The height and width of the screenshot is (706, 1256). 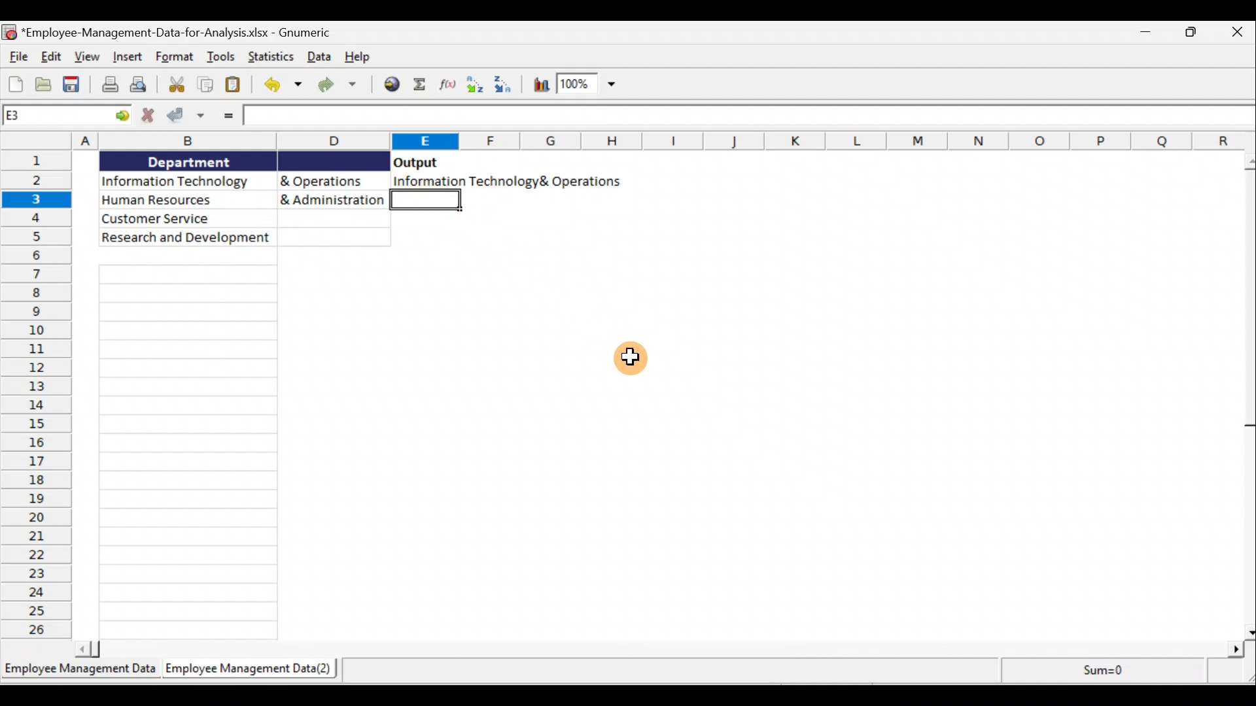 What do you see at coordinates (661, 649) in the screenshot?
I see `scroll bar` at bounding box center [661, 649].